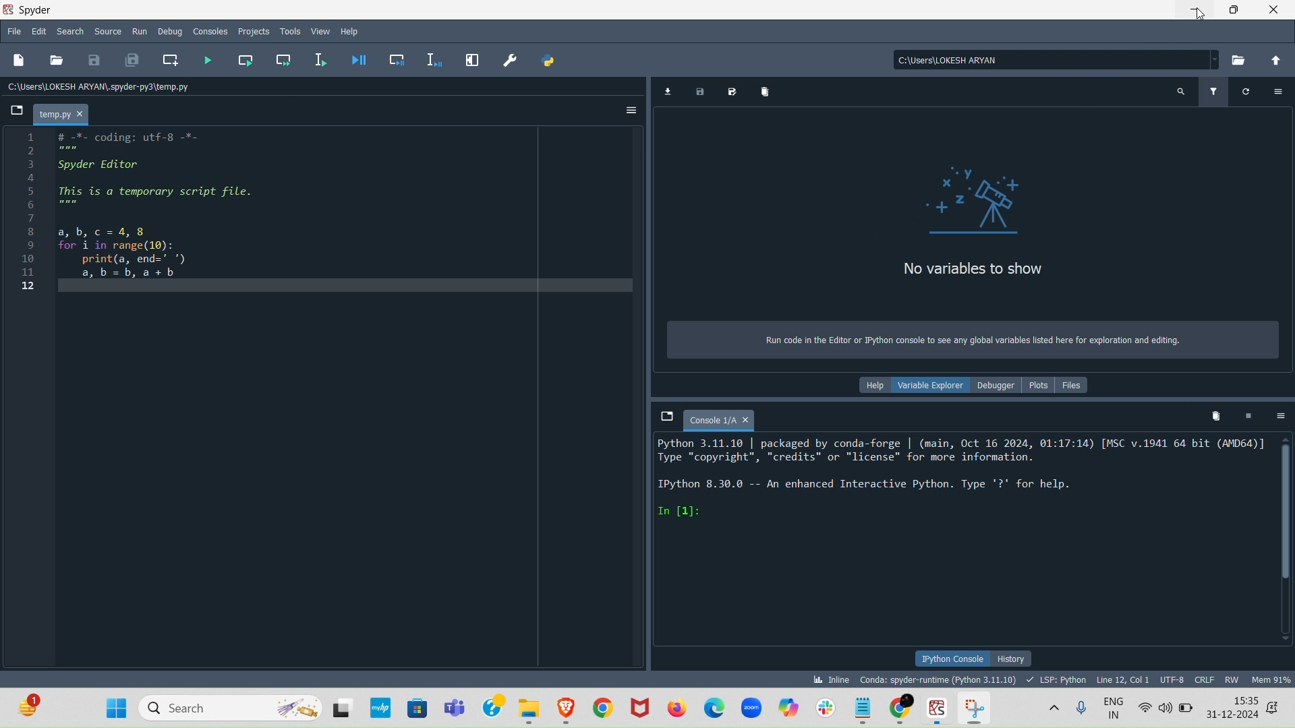 The image size is (1295, 728). I want to click on Text, so click(968, 344).